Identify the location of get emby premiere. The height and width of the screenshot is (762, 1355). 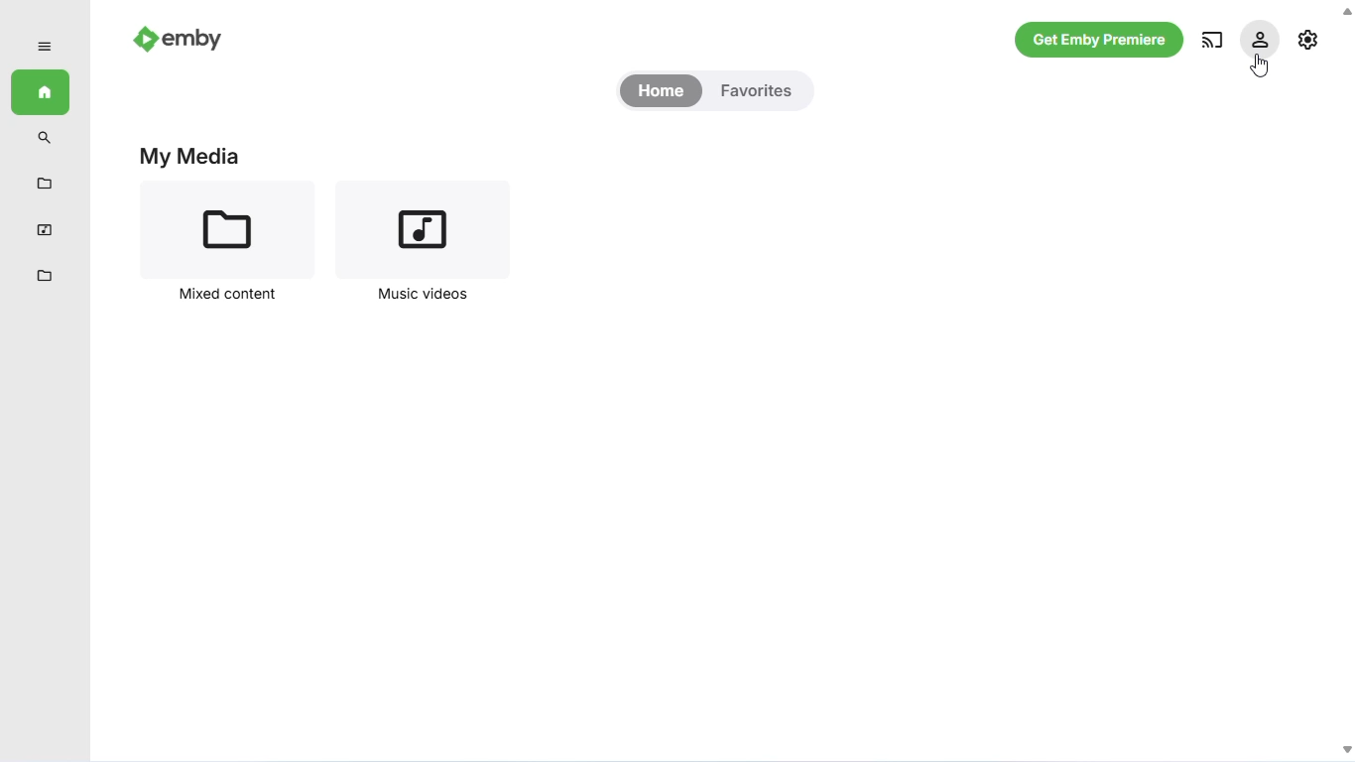
(1100, 41).